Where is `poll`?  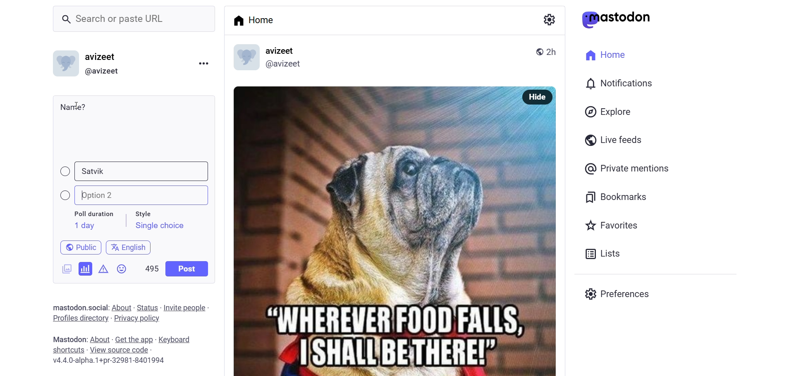
poll is located at coordinates (86, 268).